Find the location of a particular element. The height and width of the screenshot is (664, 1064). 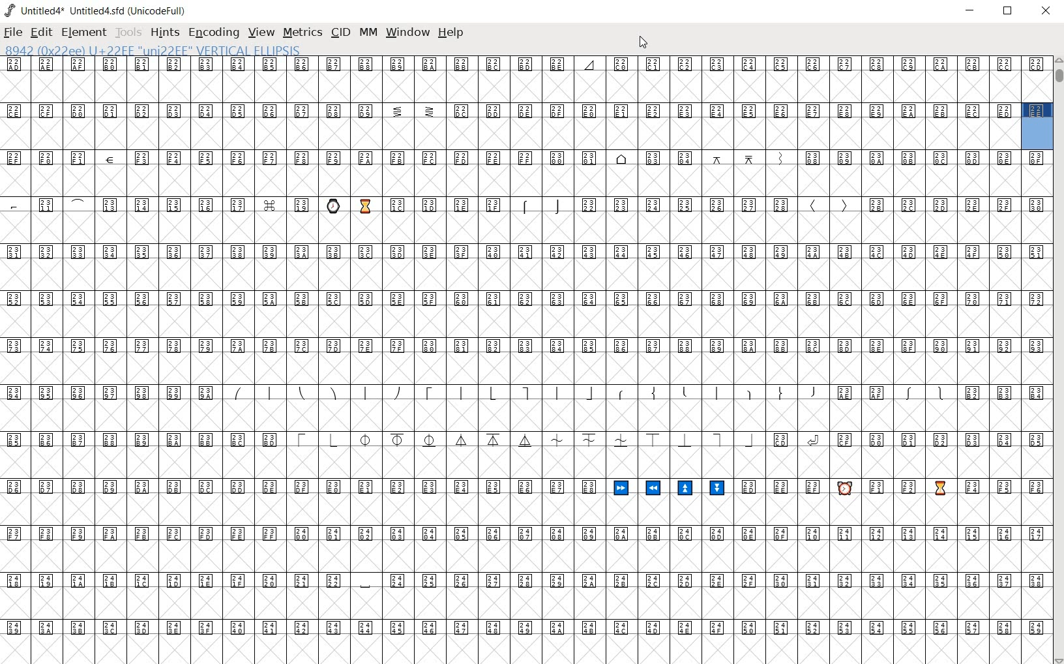

WINDOW is located at coordinates (409, 32).